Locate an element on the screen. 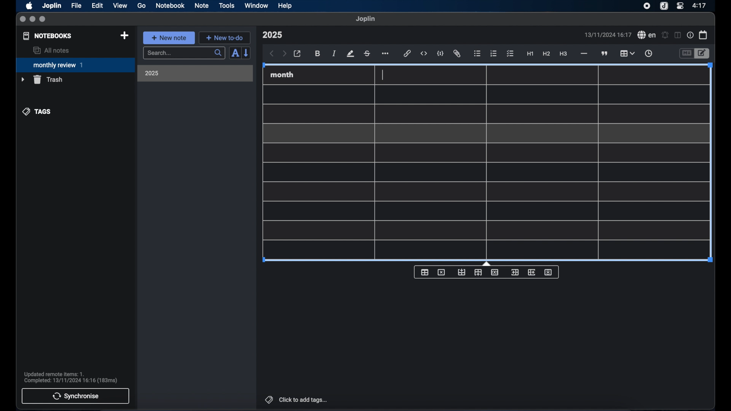 This screenshot has height=411, width=731. delete column is located at coordinates (549, 272).